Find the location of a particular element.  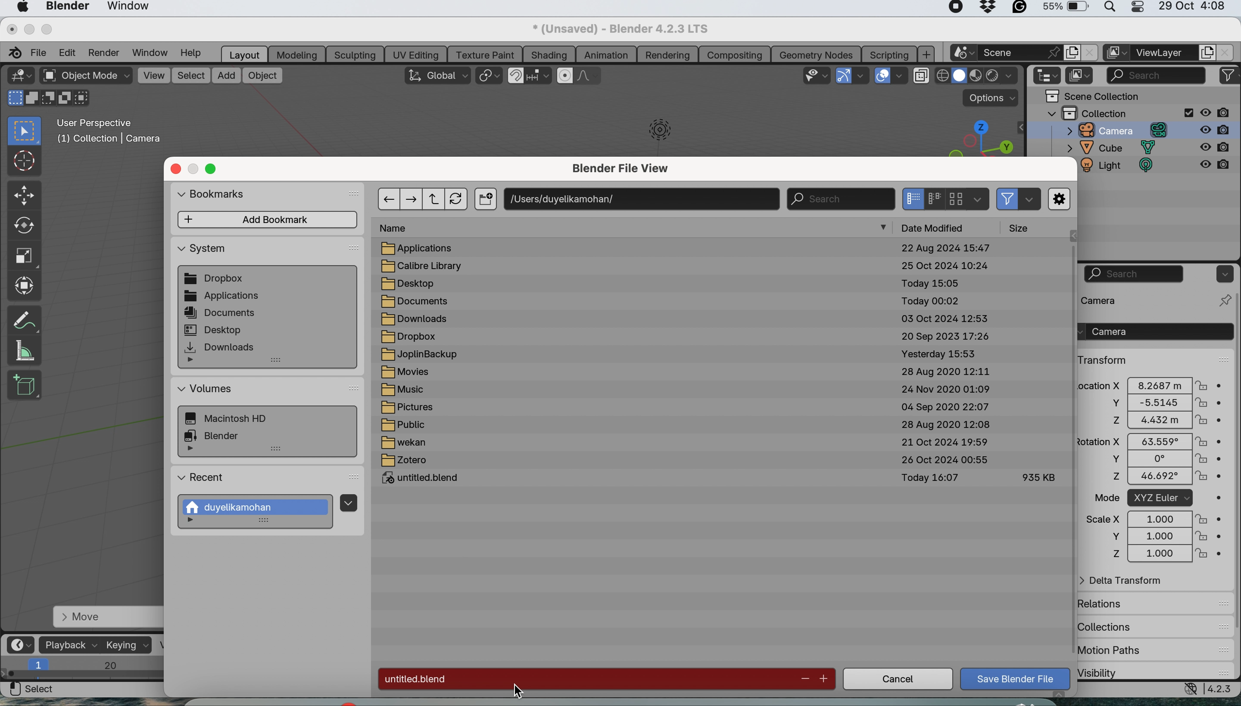

rendering is located at coordinates (667, 55).